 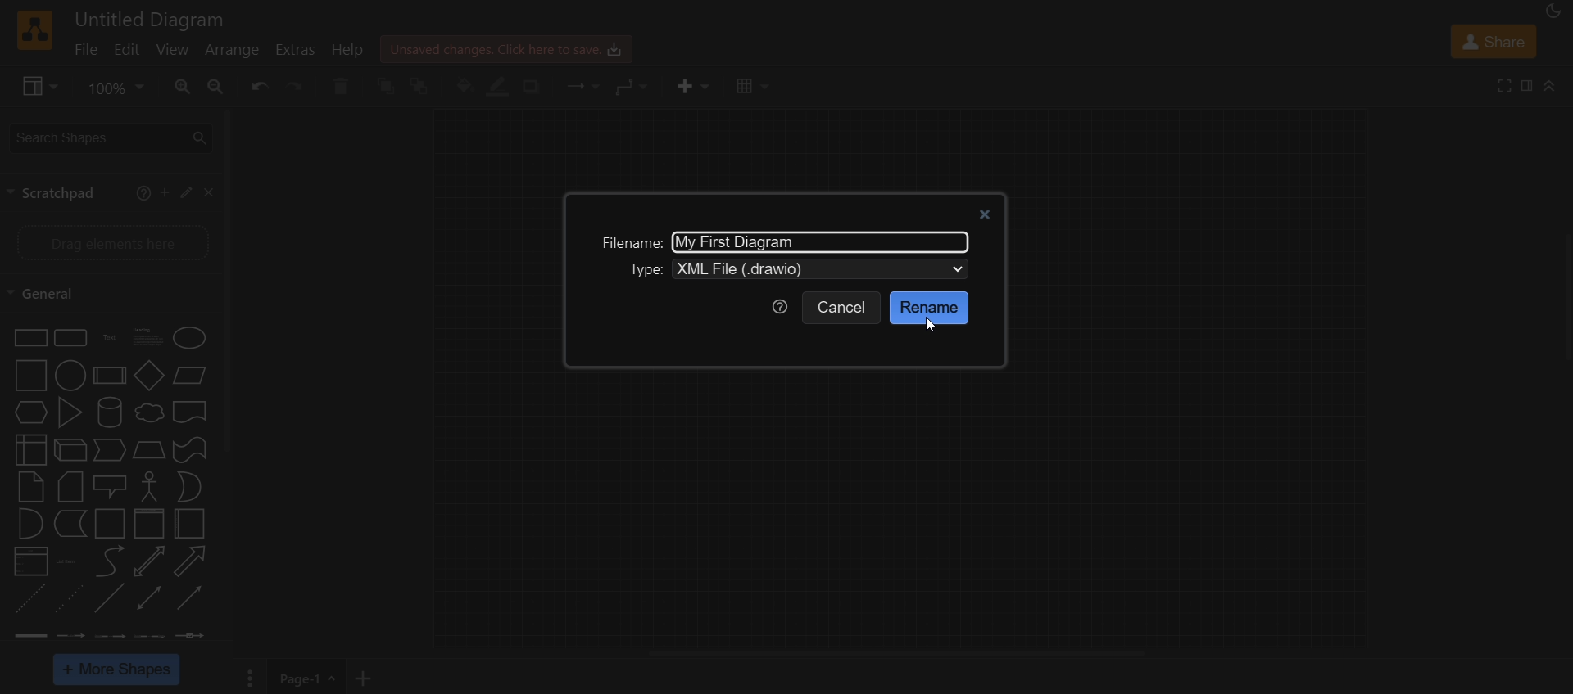 What do you see at coordinates (929, 307) in the screenshot?
I see `rename` at bounding box center [929, 307].